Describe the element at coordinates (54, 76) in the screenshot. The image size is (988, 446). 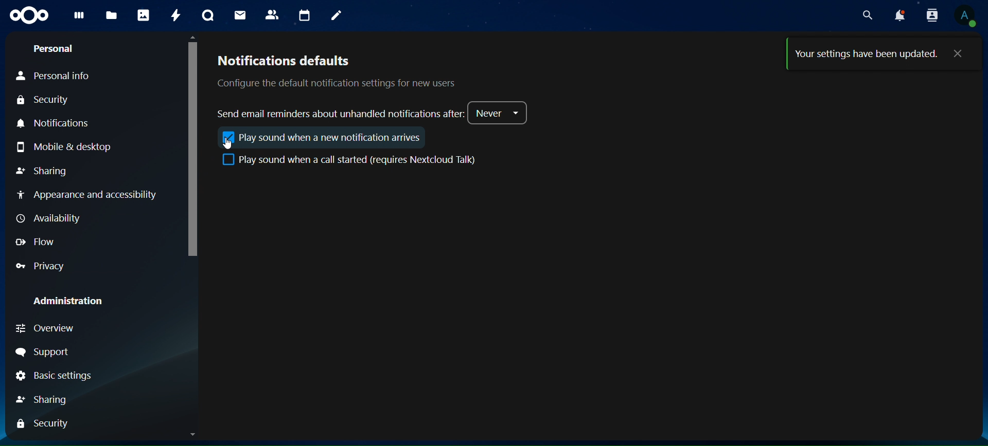
I see `Personal Info` at that location.